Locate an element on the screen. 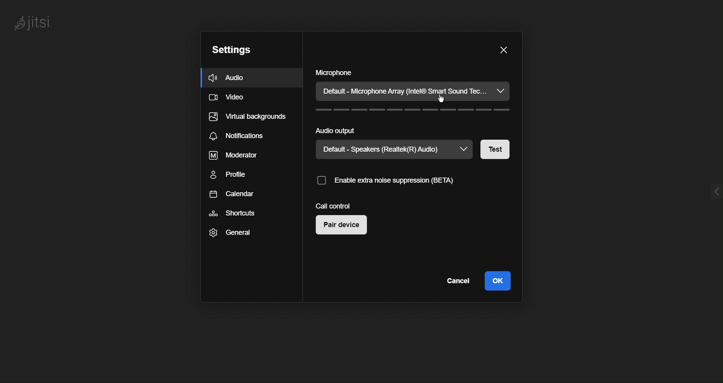 The width and height of the screenshot is (723, 383). Settings is located at coordinates (231, 50).